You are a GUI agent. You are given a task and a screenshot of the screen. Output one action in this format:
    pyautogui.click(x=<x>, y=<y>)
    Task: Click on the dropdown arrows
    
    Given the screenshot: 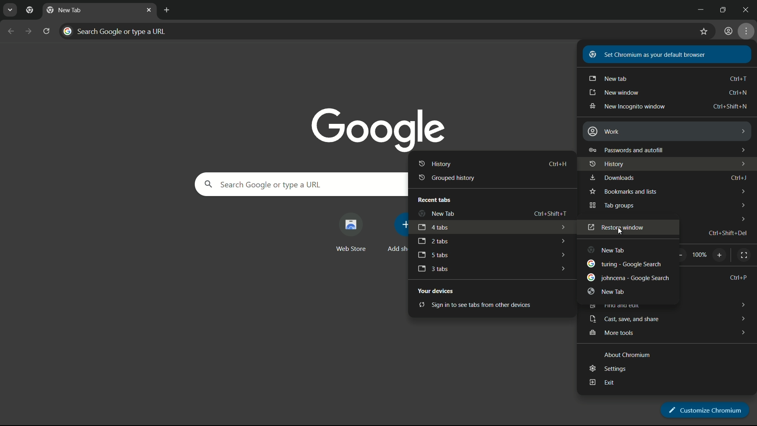 What is the action you would take?
    pyautogui.click(x=740, y=164)
    